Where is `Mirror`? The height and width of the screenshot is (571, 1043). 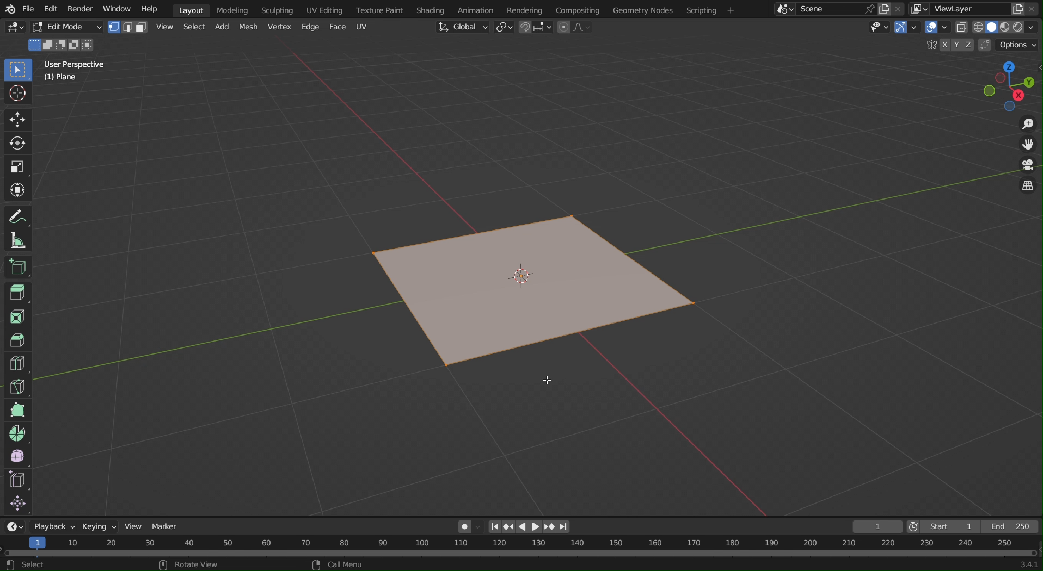
Mirror is located at coordinates (929, 46).